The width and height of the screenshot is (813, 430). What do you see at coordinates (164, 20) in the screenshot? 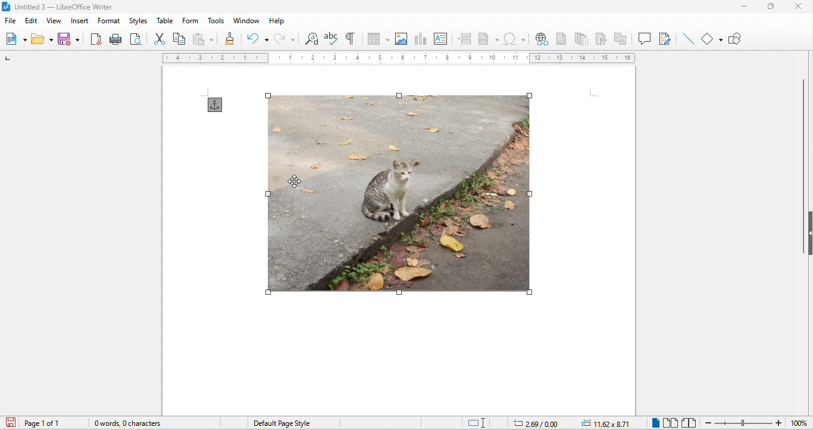
I see `table` at bounding box center [164, 20].